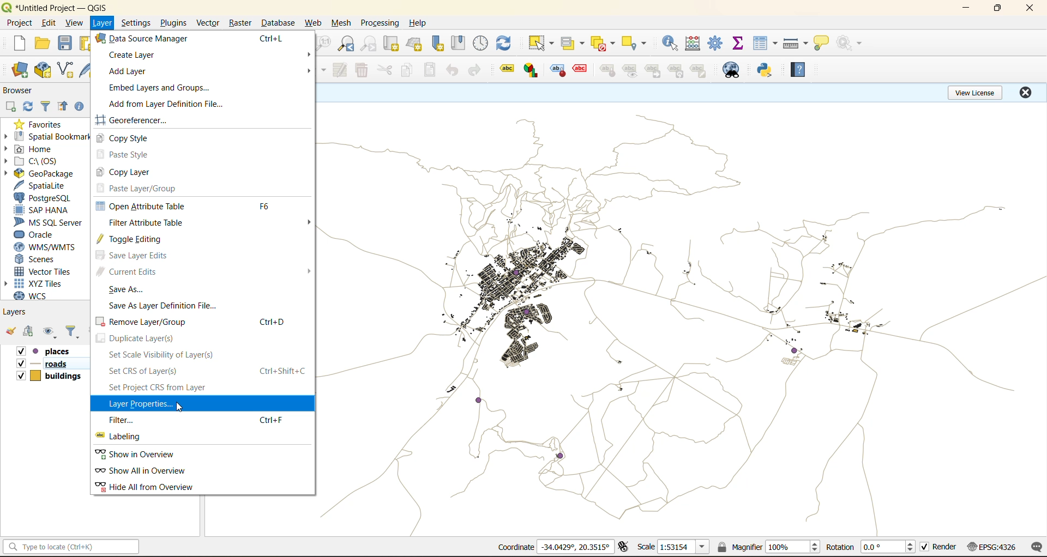 The height and width of the screenshot is (557, 1047). Describe the element at coordinates (49, 209) in the screenshot. I see `sap hana` at that location.